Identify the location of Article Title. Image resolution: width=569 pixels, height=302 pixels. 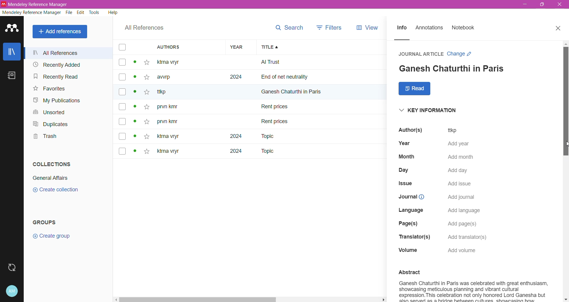
(453, 68).